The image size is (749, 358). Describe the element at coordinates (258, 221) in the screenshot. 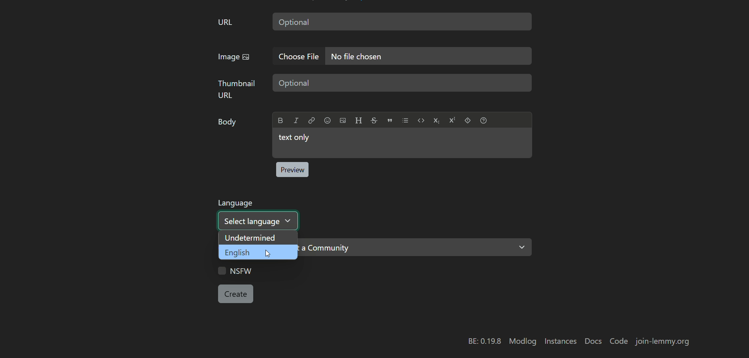

I see `Select language` at that location.